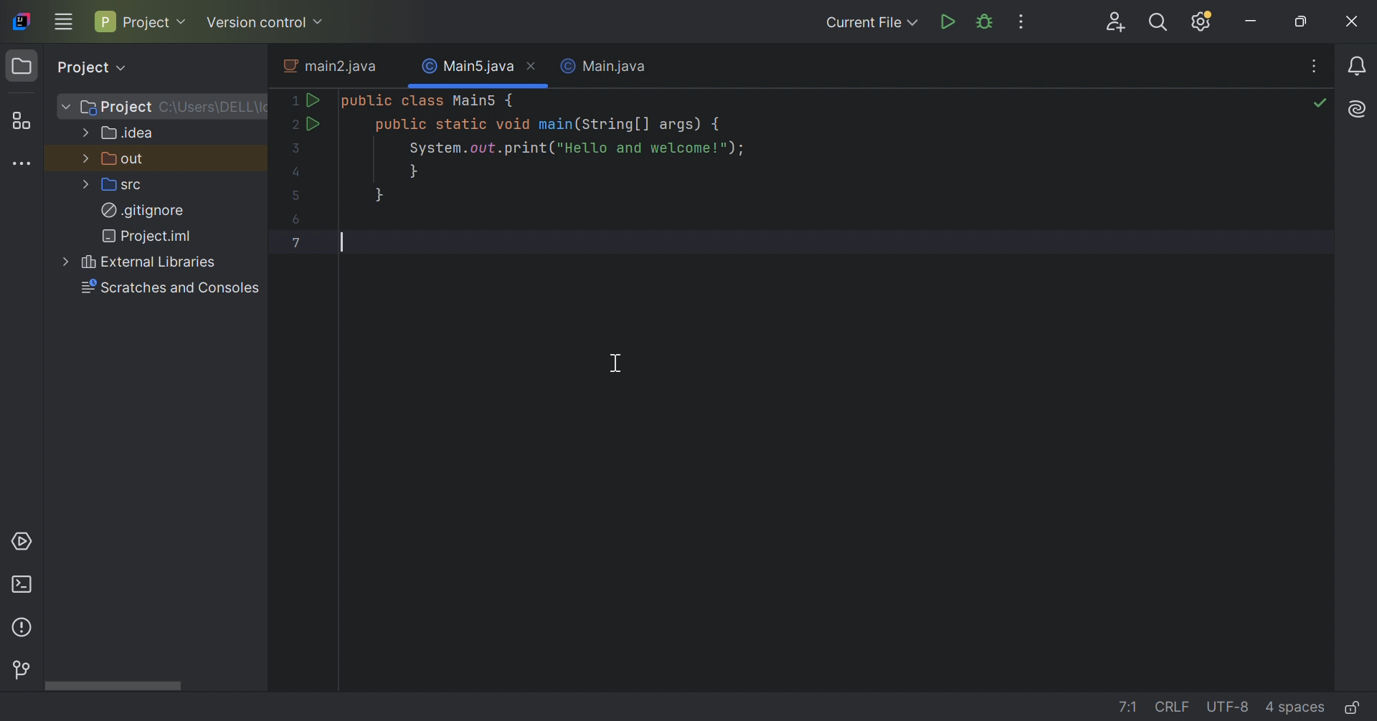  Describe the element at coordinates (82, 185) in the screenshot. I see `More` at that location.